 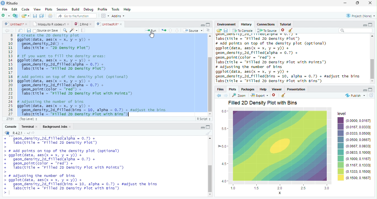 What do you see at coordinates (100, 166) in the screenshot?
I see `+ geom_density_cd_rilled(aipha = 0.7) +
+ labs(title = "Filled 20 Density Plot”)

>

> # Add points on top of the density plot (optional)

> ggplot(data, aes(x = x, y = y)) +

+ geom_density_2d_filled(alpha = 0.7) +

+ geom_point(color = "red”) +

+ labs(title = "Filled 20 Density Plot with Points”)

>

> # Adjusting the number of bins

> ggplot(data, aes(x = x, y = y)) +

+ geom_density_2d_filled(bins = 10, alpha = 0.7) + #adjust the bins
+ labs(title = "Filled 20 Density Plot with Bins")

>` at bounding box center [100, 166].